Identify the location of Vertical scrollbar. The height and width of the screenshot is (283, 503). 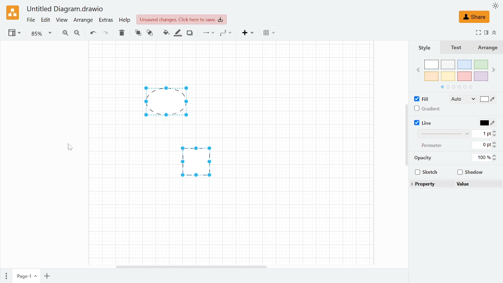
(406, 135).